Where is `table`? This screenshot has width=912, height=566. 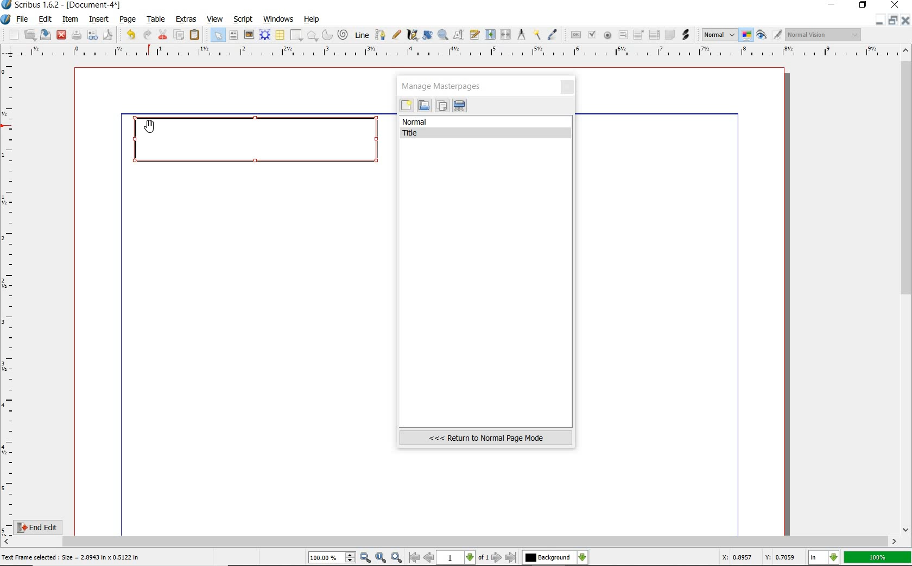
table is located at coordinates (280, 35).